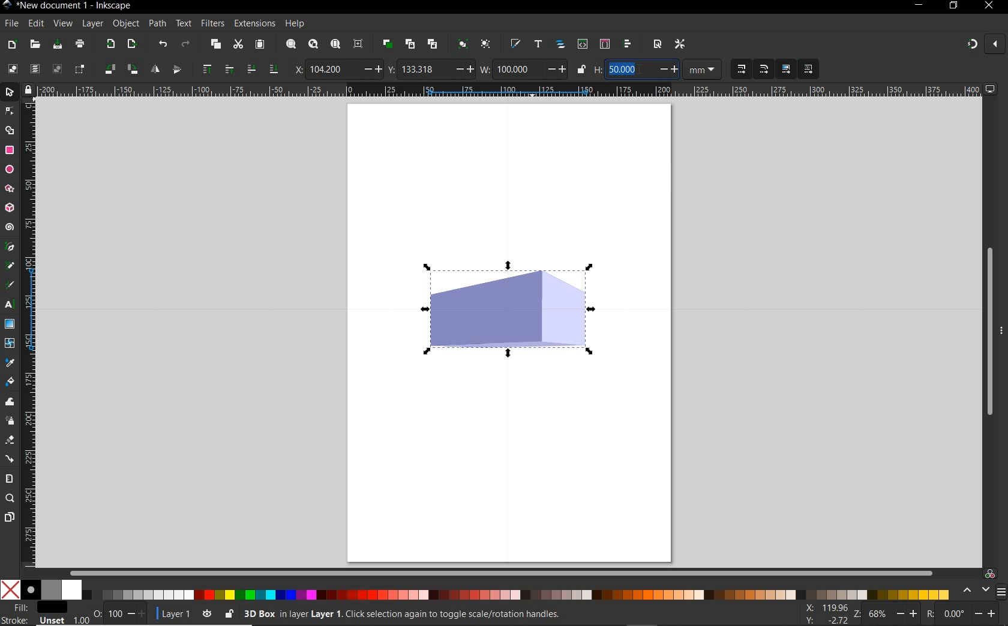 This screenshot has width=1008, height=626. What do you see at coordinates (953, 613) in the screenshot?
I see `0` at bounding box center [953, 613].